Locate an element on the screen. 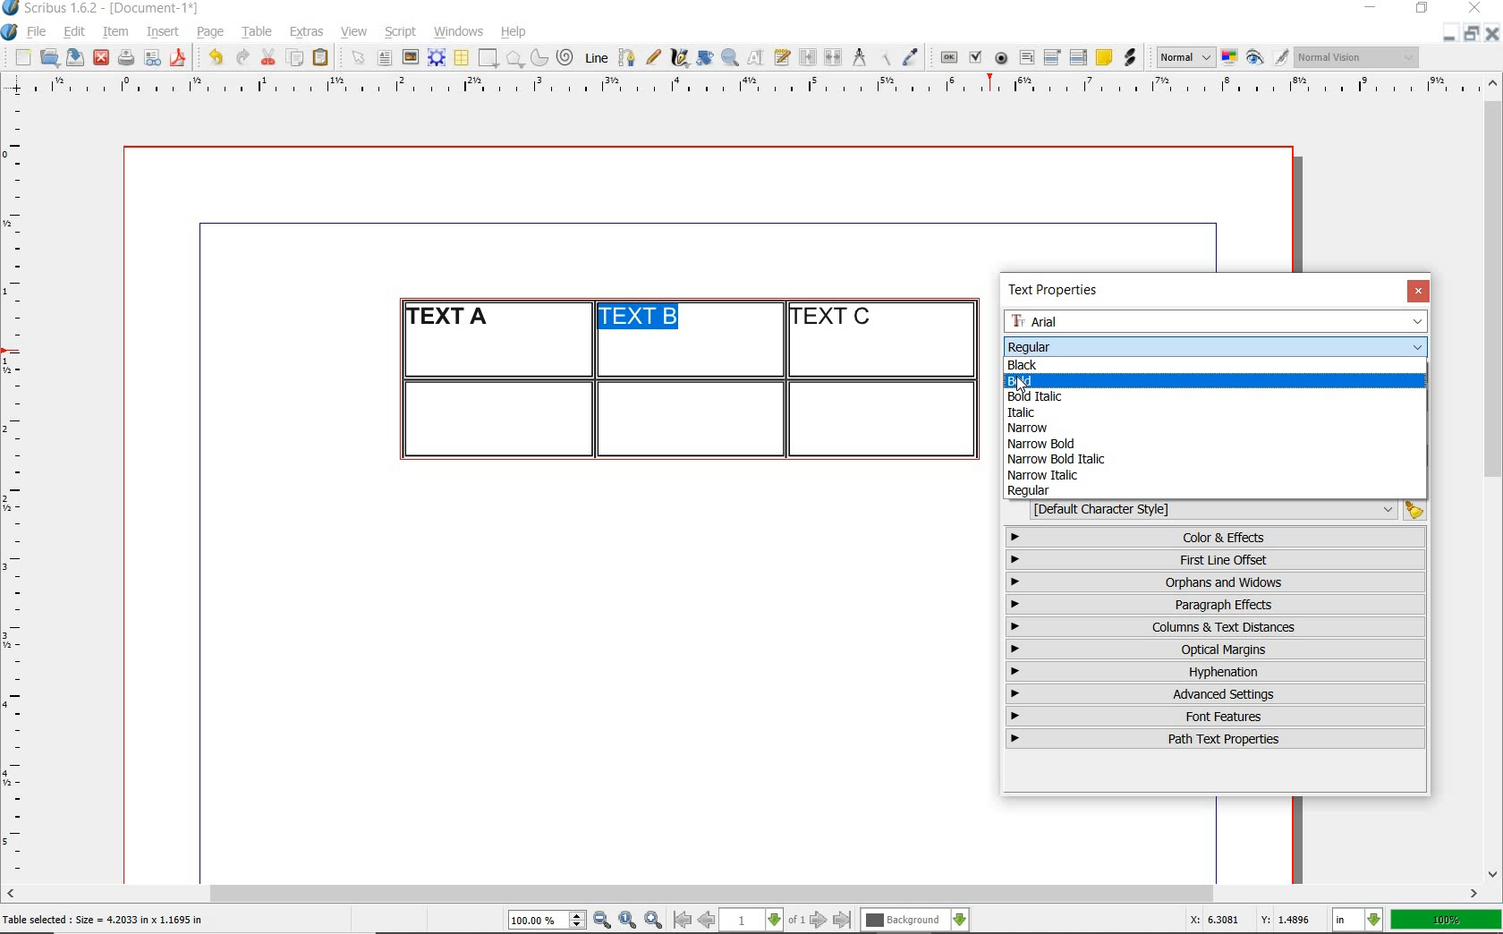 The image size is (1503, 934). pdf text field is located at coordinates (1026, 59).